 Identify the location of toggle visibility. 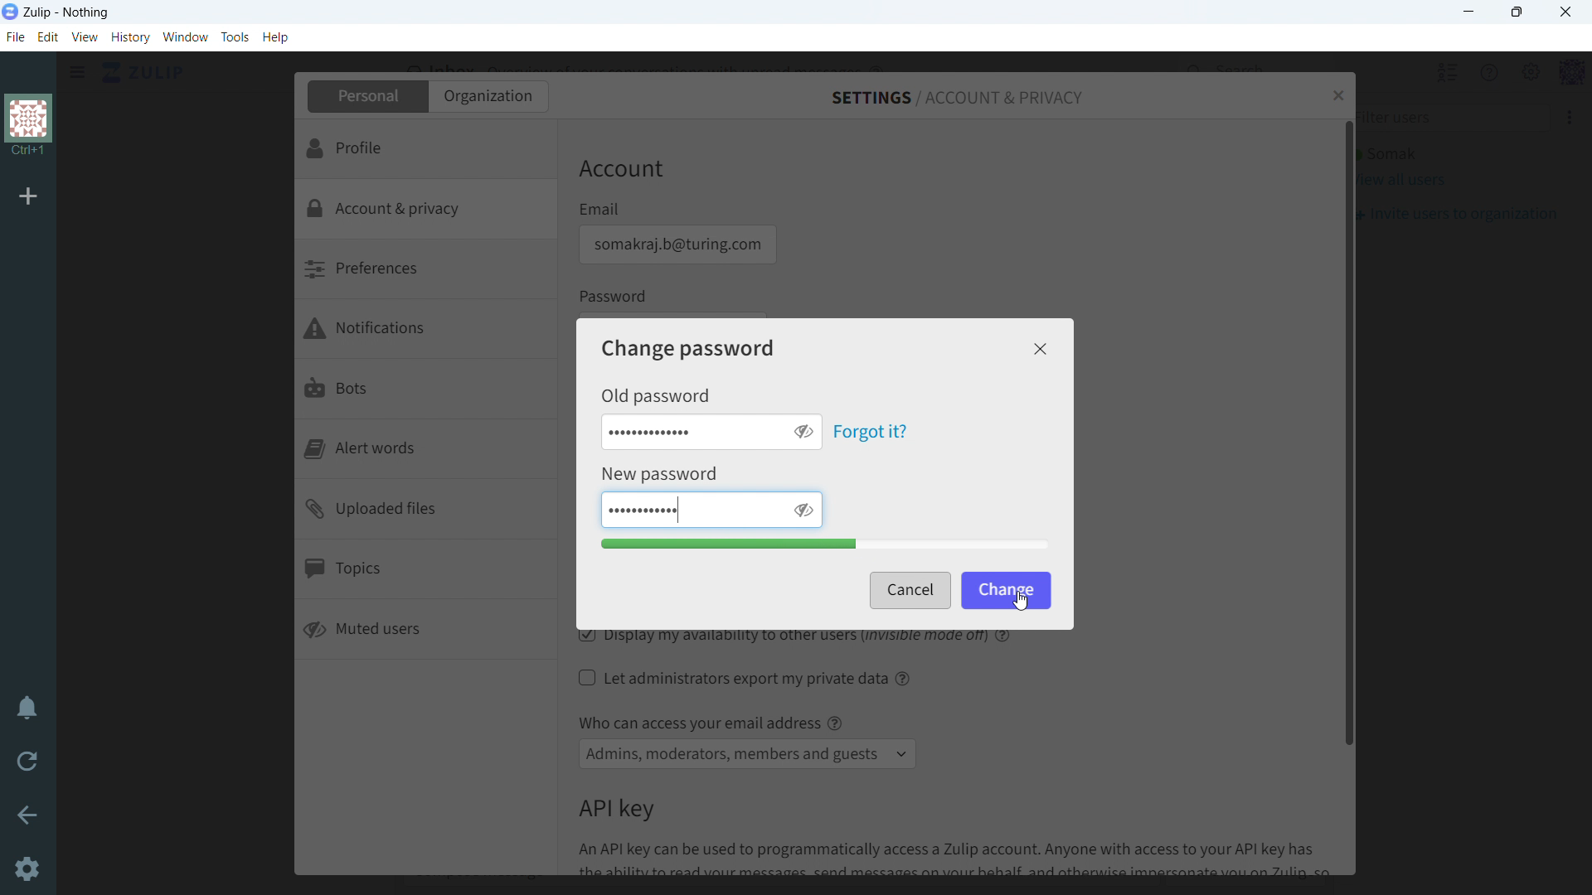
(803, 509).